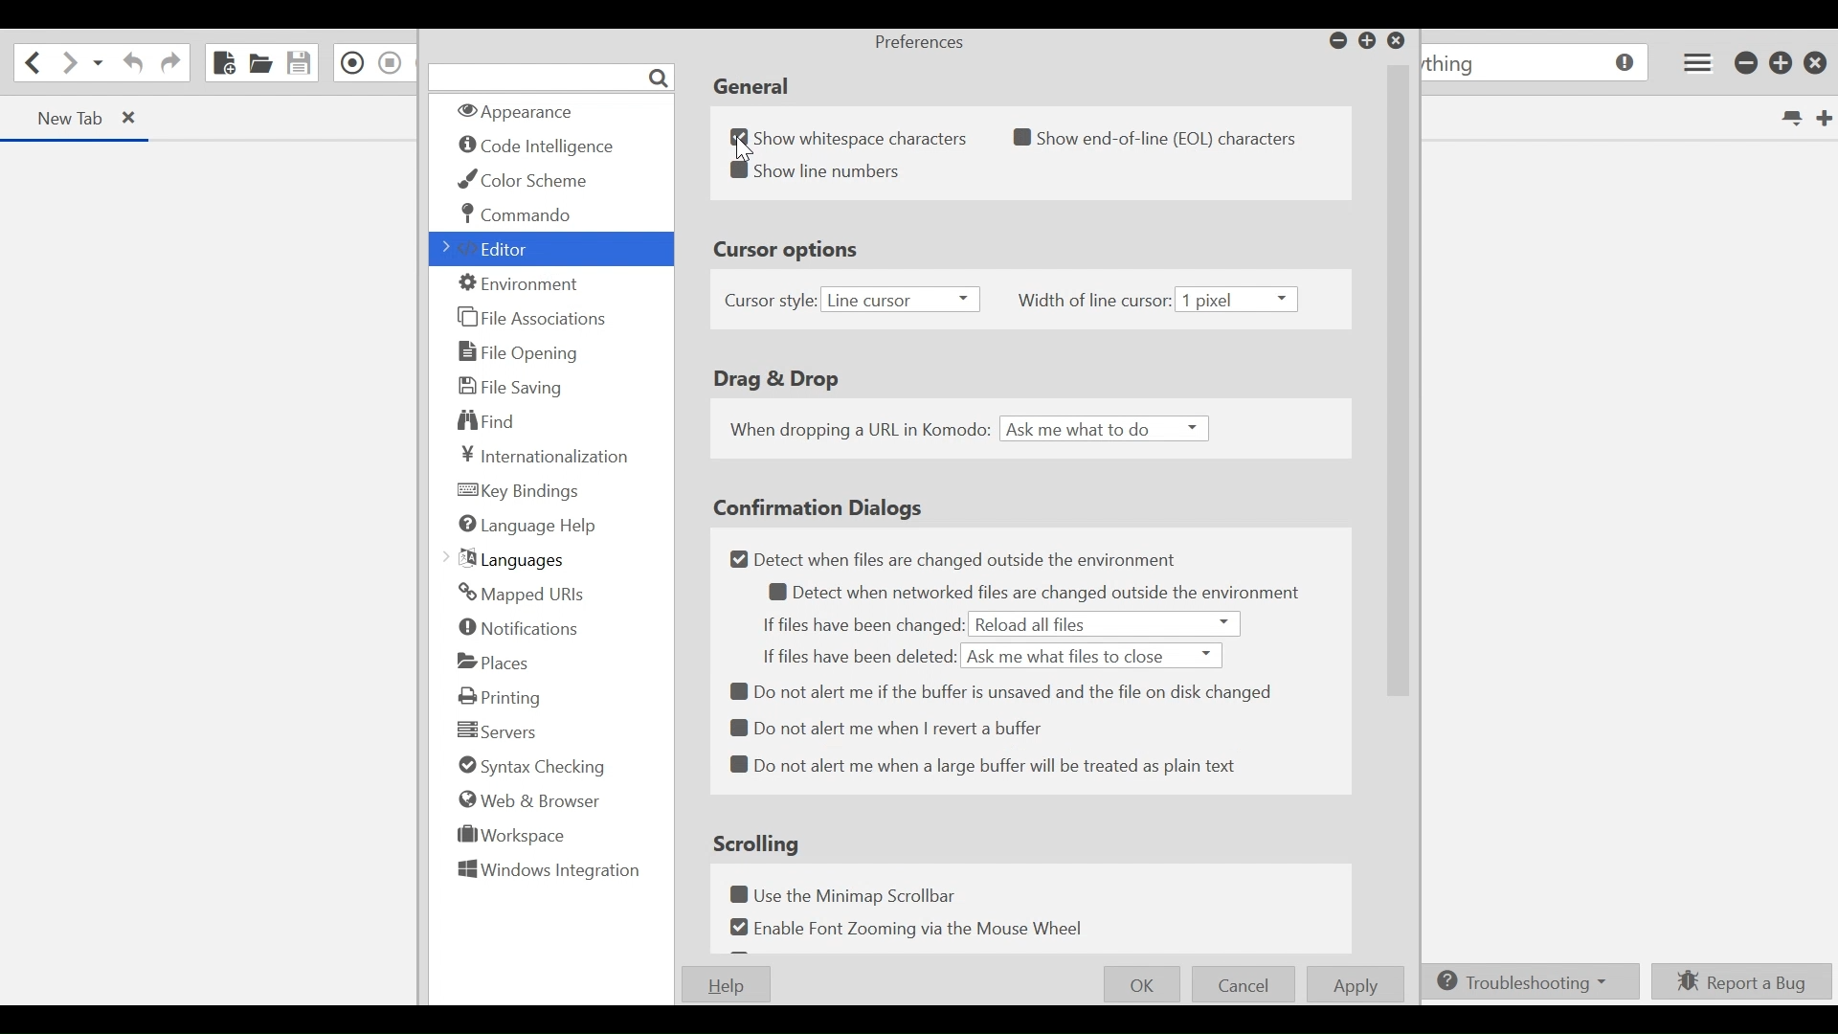 The image size is (1838, 1034). What do you see at coordinates (1395, 390) in the screenshot?
I see `Vertical Scroll bar` at bounding box center [1395, 390].